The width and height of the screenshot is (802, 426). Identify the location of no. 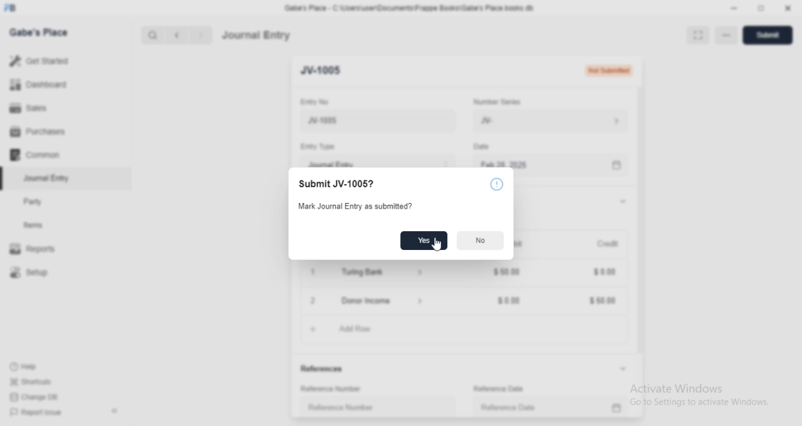
(481, 241).